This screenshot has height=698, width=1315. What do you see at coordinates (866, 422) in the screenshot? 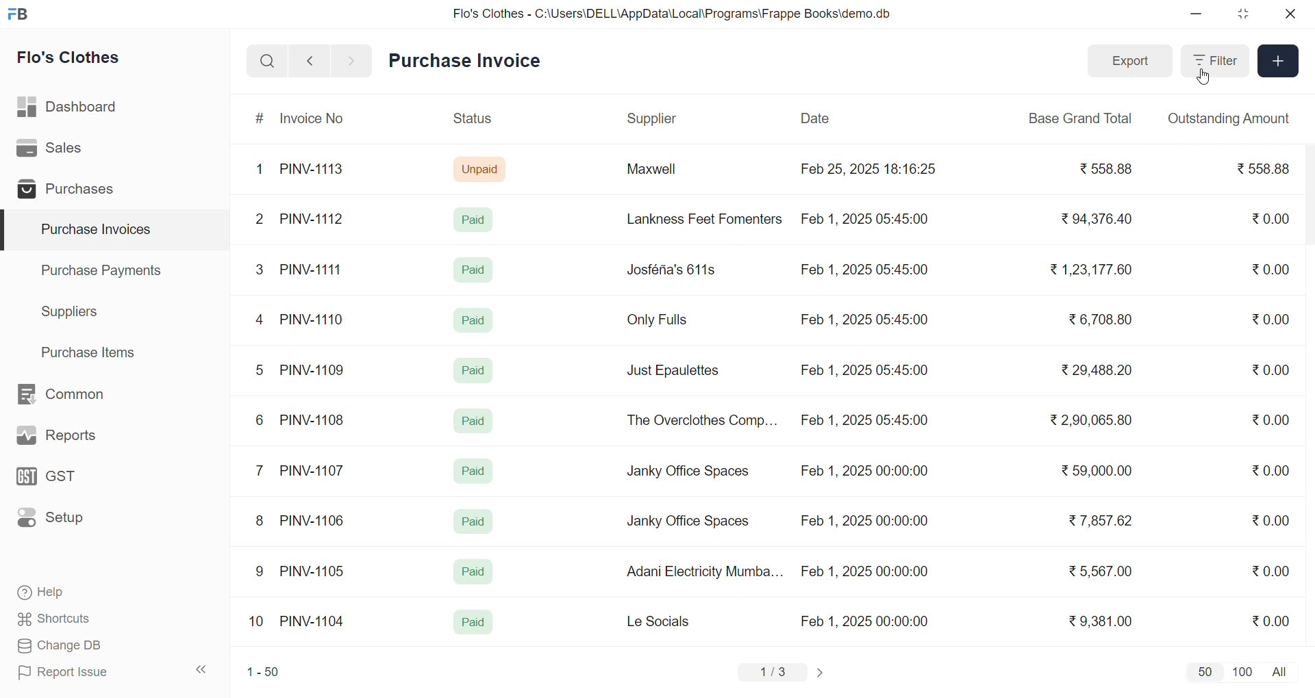
I see `Feb 1, 2025 05:45:00` at bounding box center [866, 422].